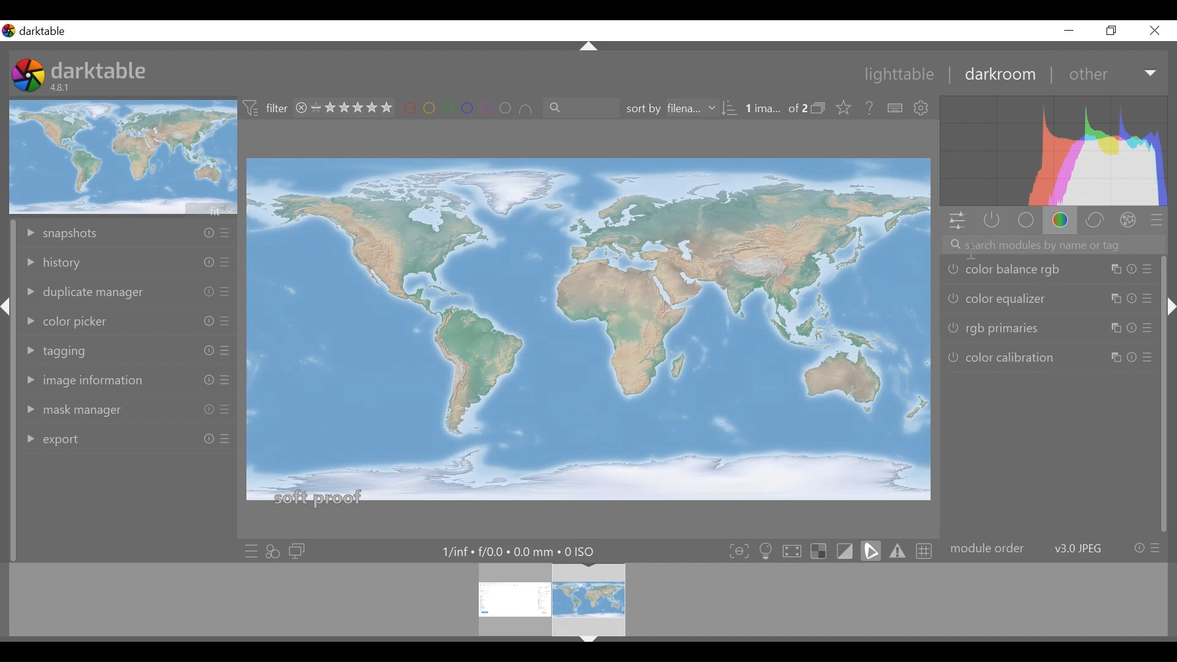 The height and width of the screenshot is (662, 1177). Describe the element at coordinates (6, 322) in the screenshot. I see `` at that location.